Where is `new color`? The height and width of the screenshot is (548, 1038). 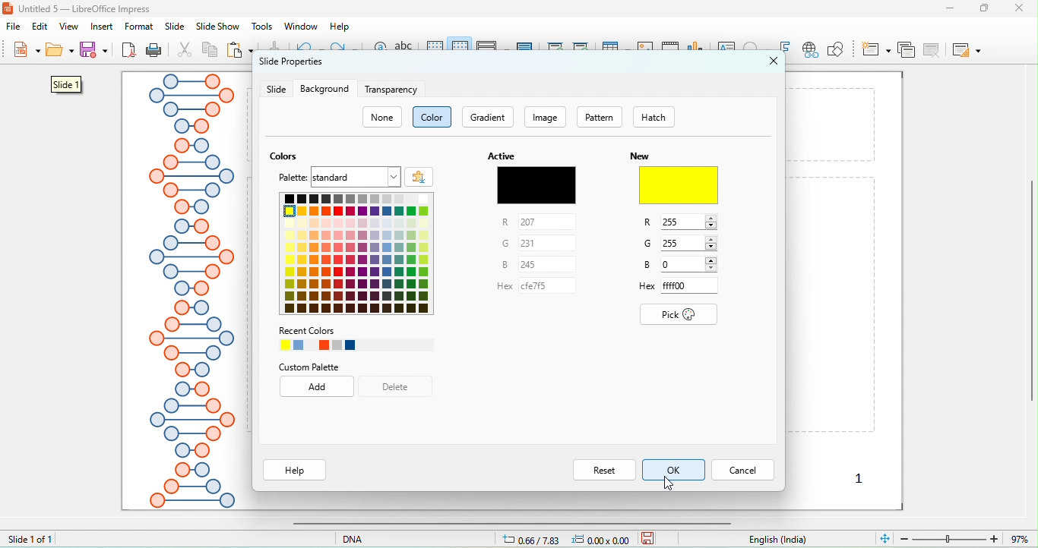 new color is located at coordinates (679, 186).